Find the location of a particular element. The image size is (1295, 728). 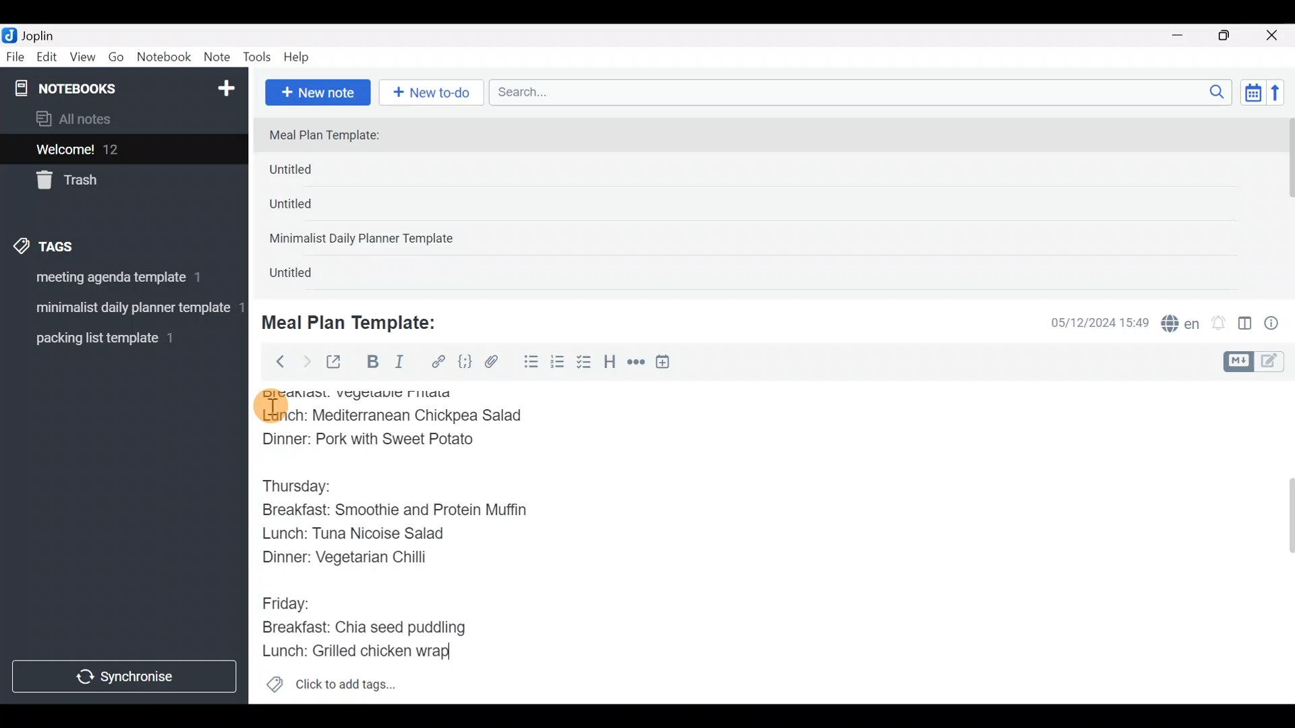

Bold is located at coordinates (372, 363).